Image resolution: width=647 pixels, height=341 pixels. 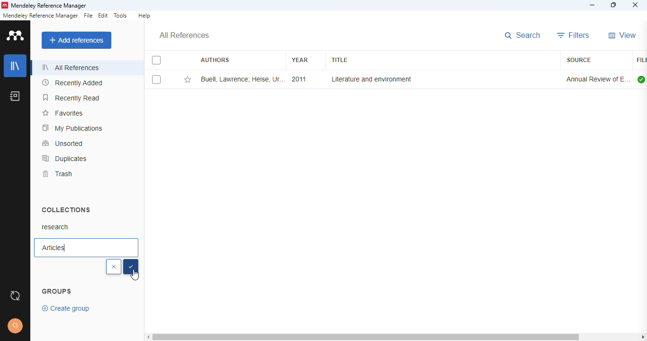 What do you see at coordinates (76, 40) in the screenshot?
I see `add references` at bounding box center [76, 40].